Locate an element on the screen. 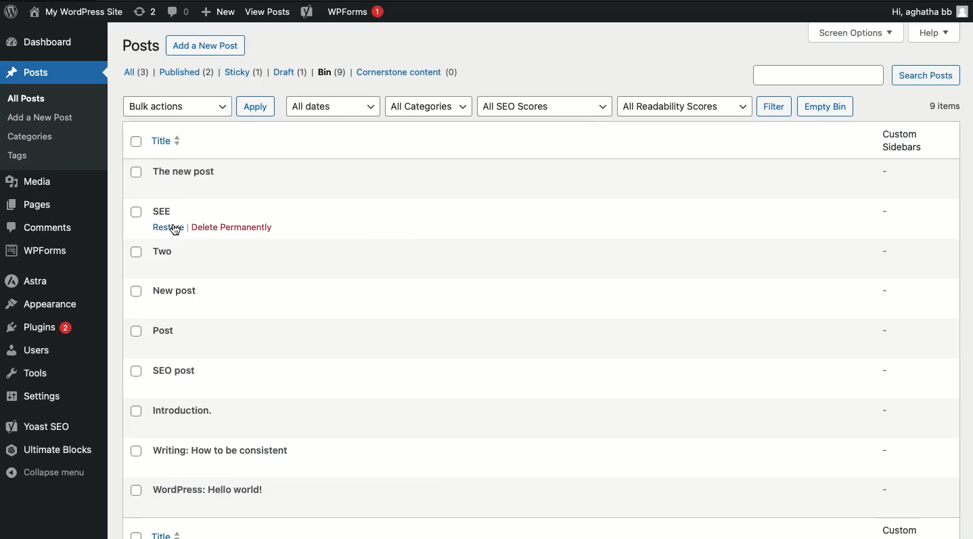 This screenshot has height=539, width=973. add Post is located at coordinates (41, 116).